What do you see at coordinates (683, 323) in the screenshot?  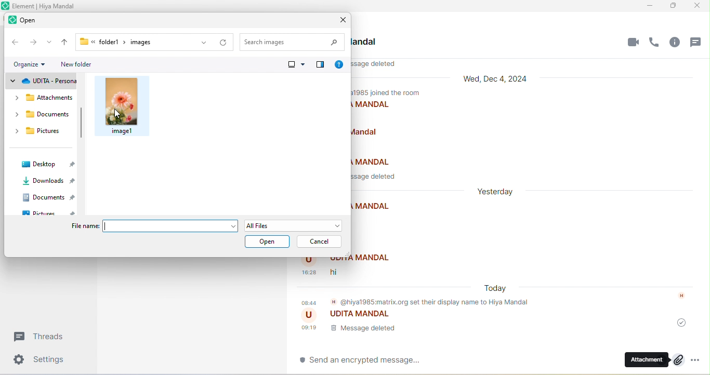 I see `message was sent` at bounding box center [683, 323].